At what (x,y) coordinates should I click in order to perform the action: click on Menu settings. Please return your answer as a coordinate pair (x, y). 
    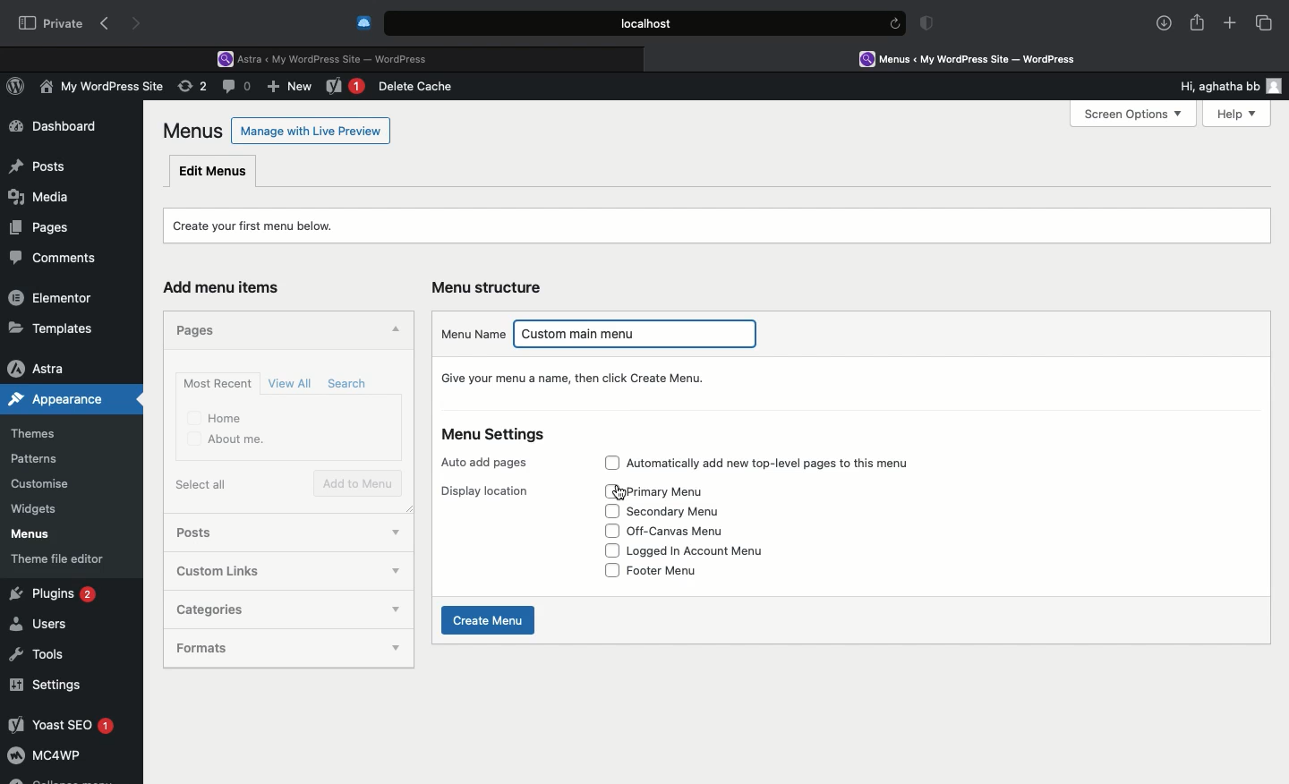
    Looking at the image, I should click on (496, 435).